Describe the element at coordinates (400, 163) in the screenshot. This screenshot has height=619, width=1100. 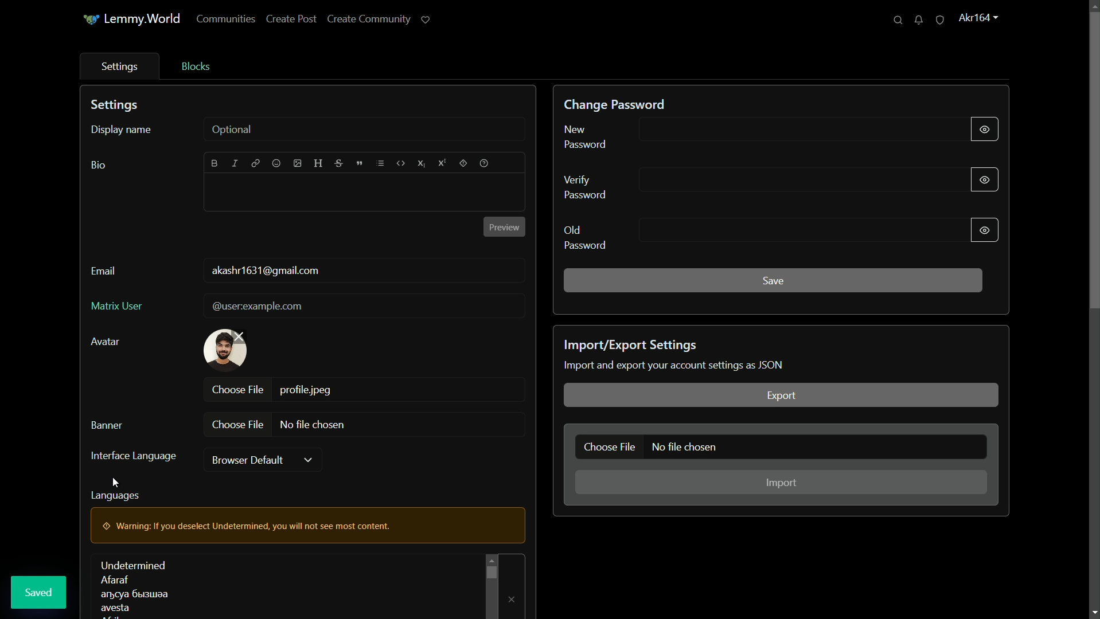
I see `code` at that location.